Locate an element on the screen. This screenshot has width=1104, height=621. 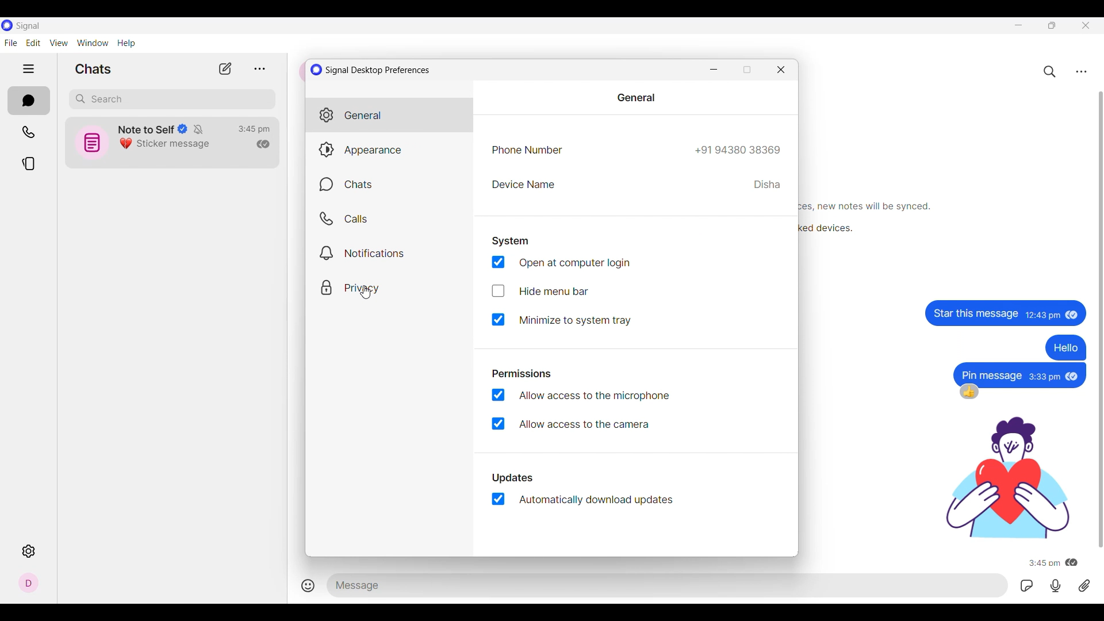
Profile is located at coordinates (28, 583).